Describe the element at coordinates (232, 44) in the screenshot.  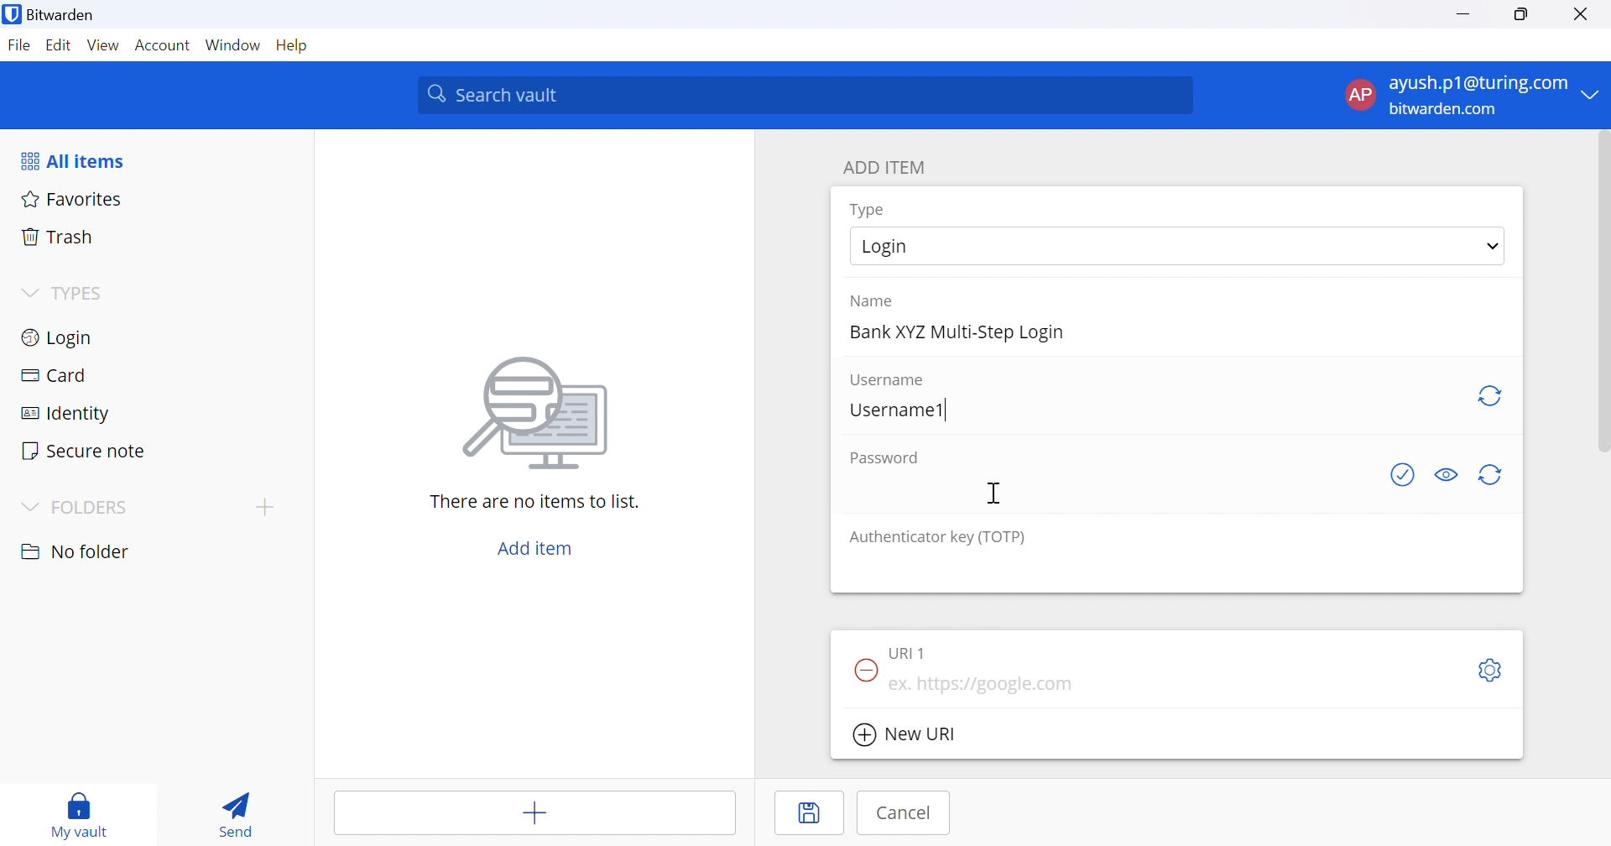
I see `Window` at that location.